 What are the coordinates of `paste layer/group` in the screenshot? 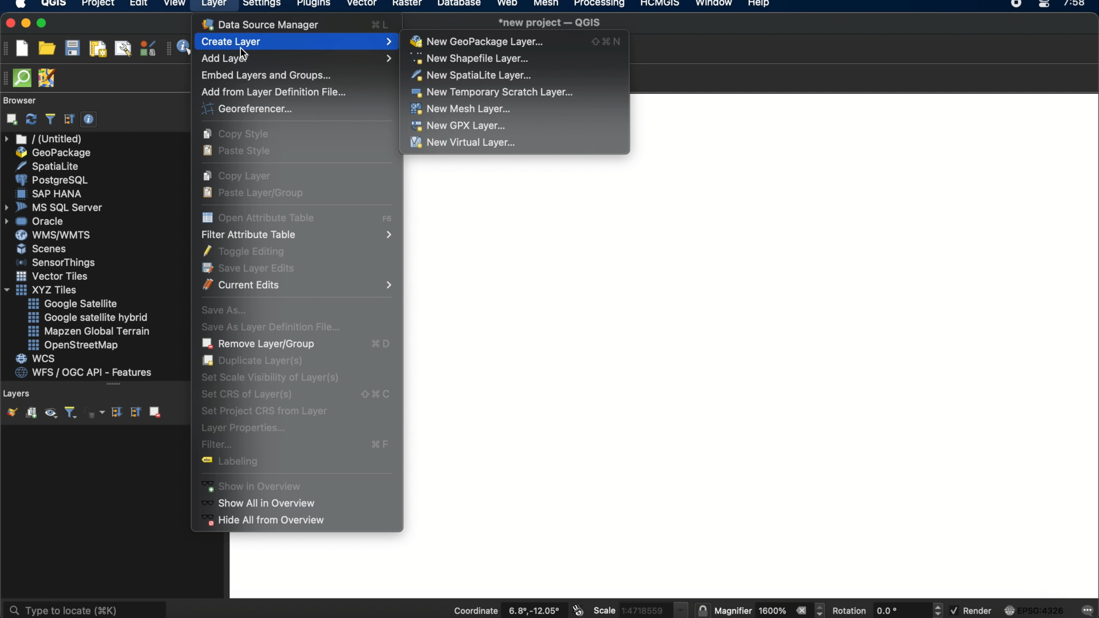 It's located at (254, 193).